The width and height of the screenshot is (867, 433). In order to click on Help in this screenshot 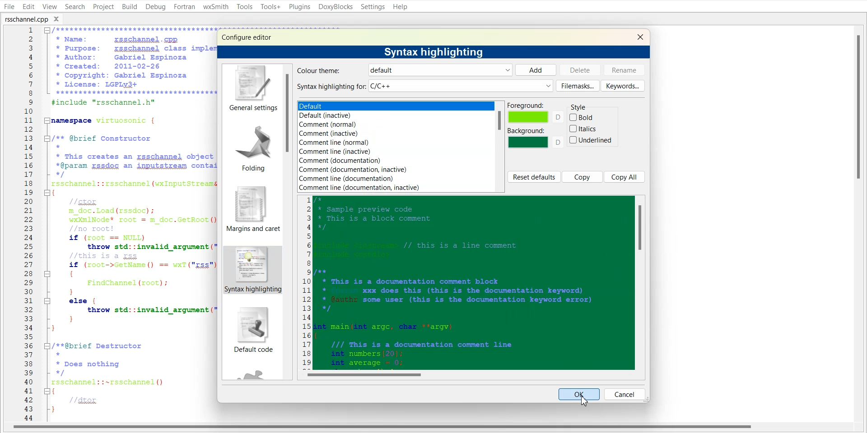, I will do `click(401, 6)`.